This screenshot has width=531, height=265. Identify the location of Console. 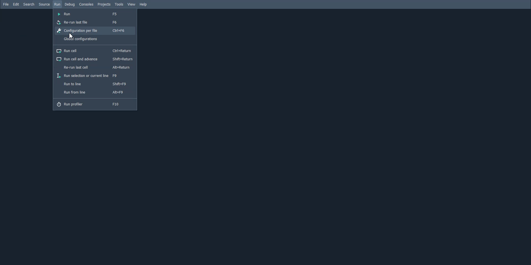
(86, 4).